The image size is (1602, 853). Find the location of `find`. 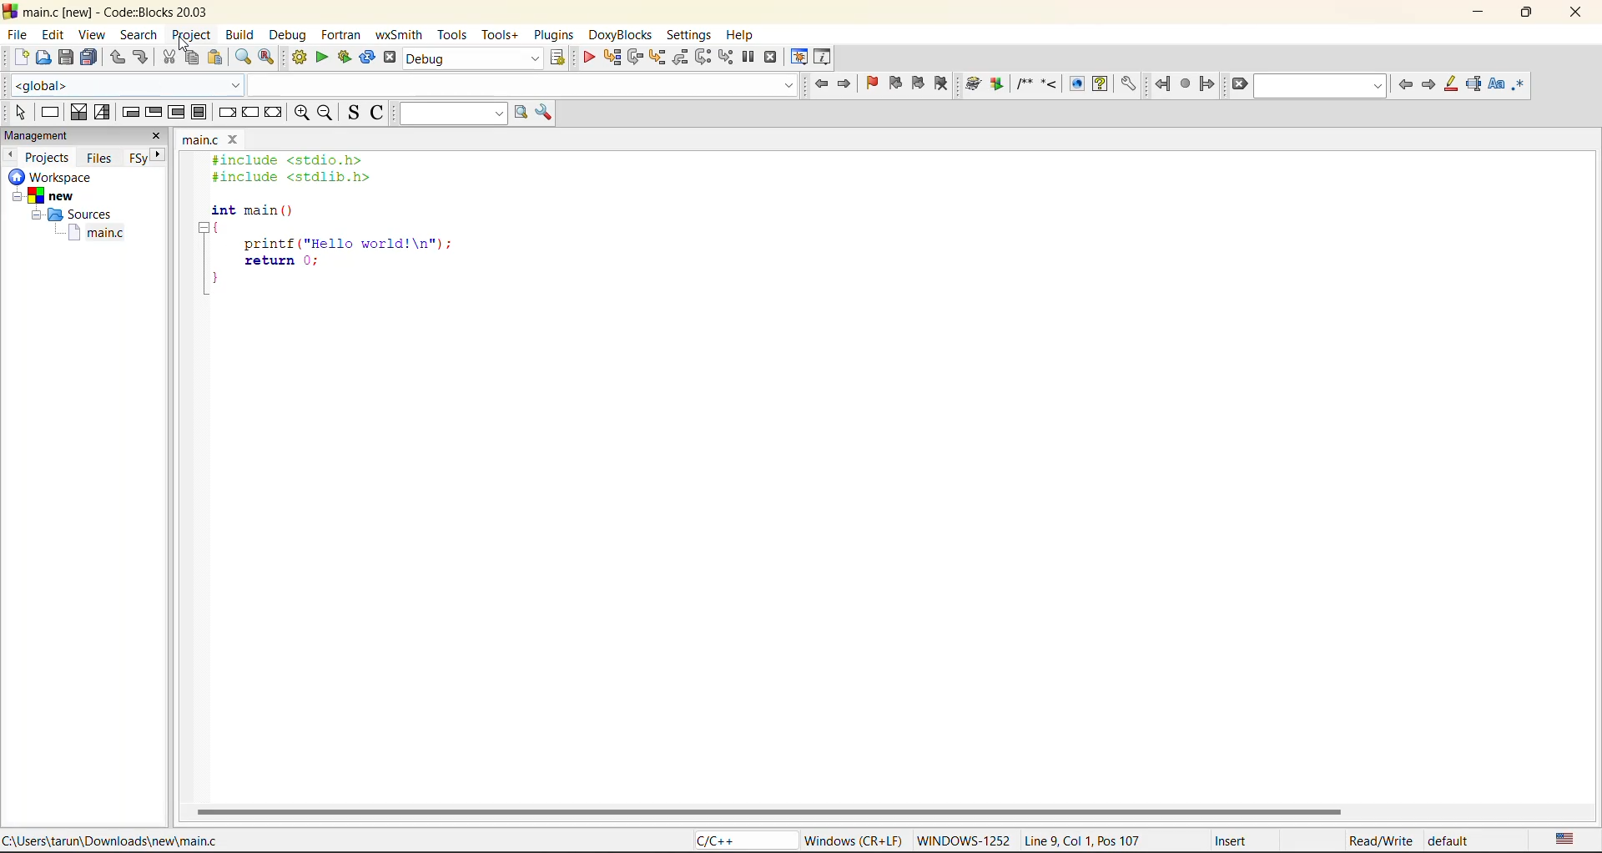

find is located at coordinates (241, 56).